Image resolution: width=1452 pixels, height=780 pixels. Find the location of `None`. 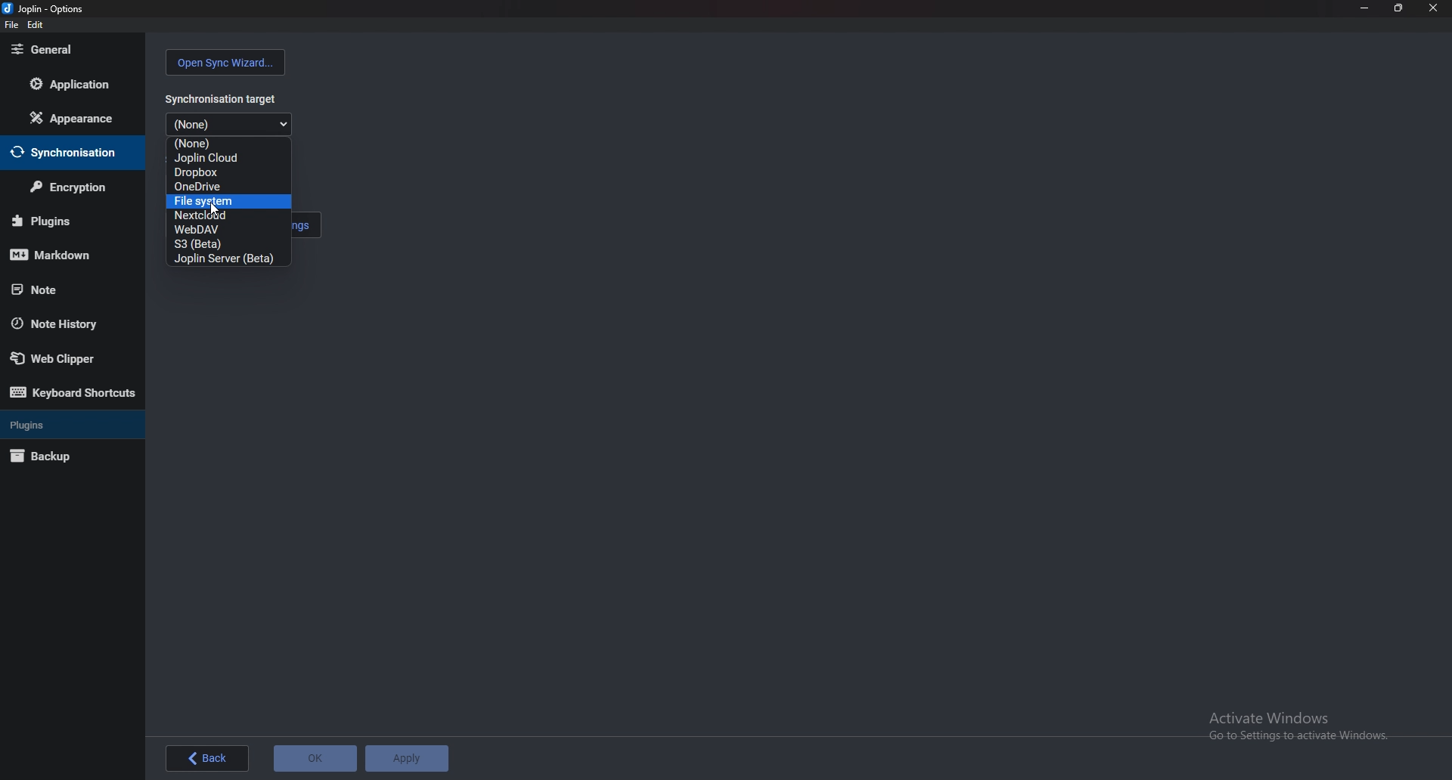

None is located at coordinates (229, 144).